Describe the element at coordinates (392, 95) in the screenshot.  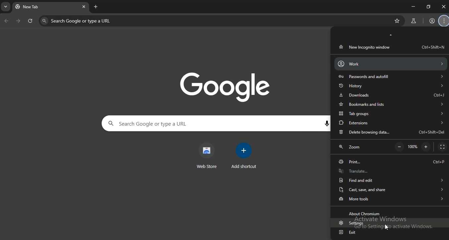
I see `downloads` at that location.